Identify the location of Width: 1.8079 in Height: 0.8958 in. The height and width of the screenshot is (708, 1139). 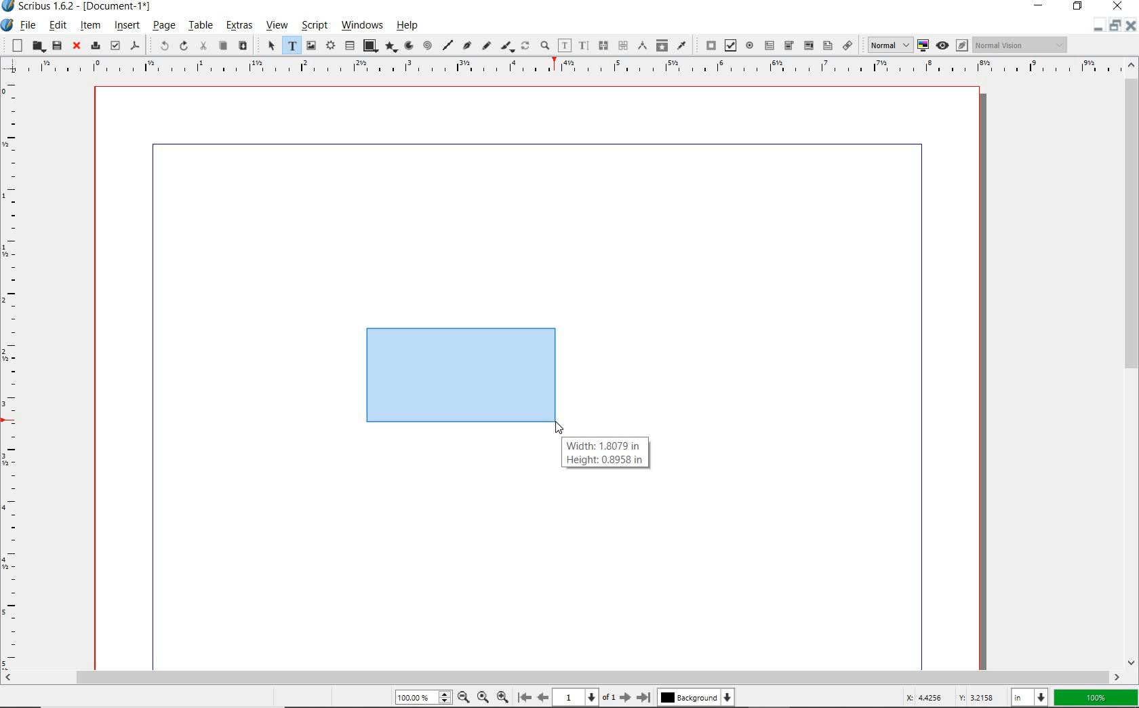
(605, 452).